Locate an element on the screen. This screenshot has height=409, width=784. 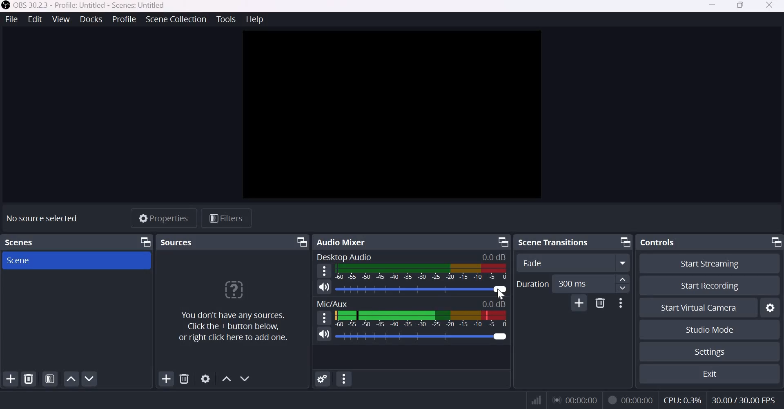
Profile is located at coordinates (125, 19).